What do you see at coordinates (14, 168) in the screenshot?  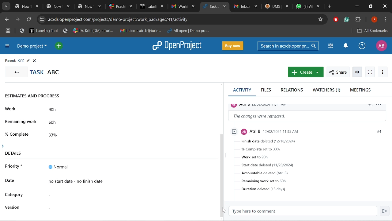 I see `priority` at bounding box center [14, 168].